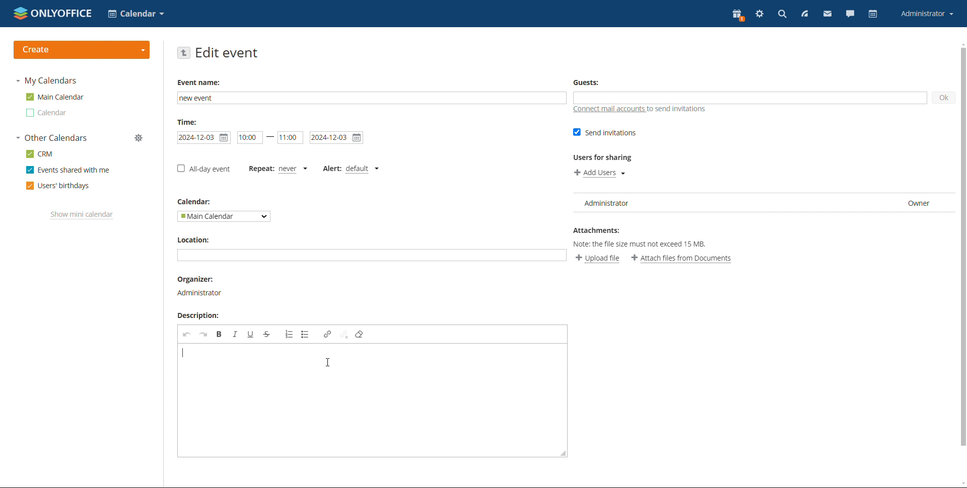  I want to click on add event name, so click(372, 98).